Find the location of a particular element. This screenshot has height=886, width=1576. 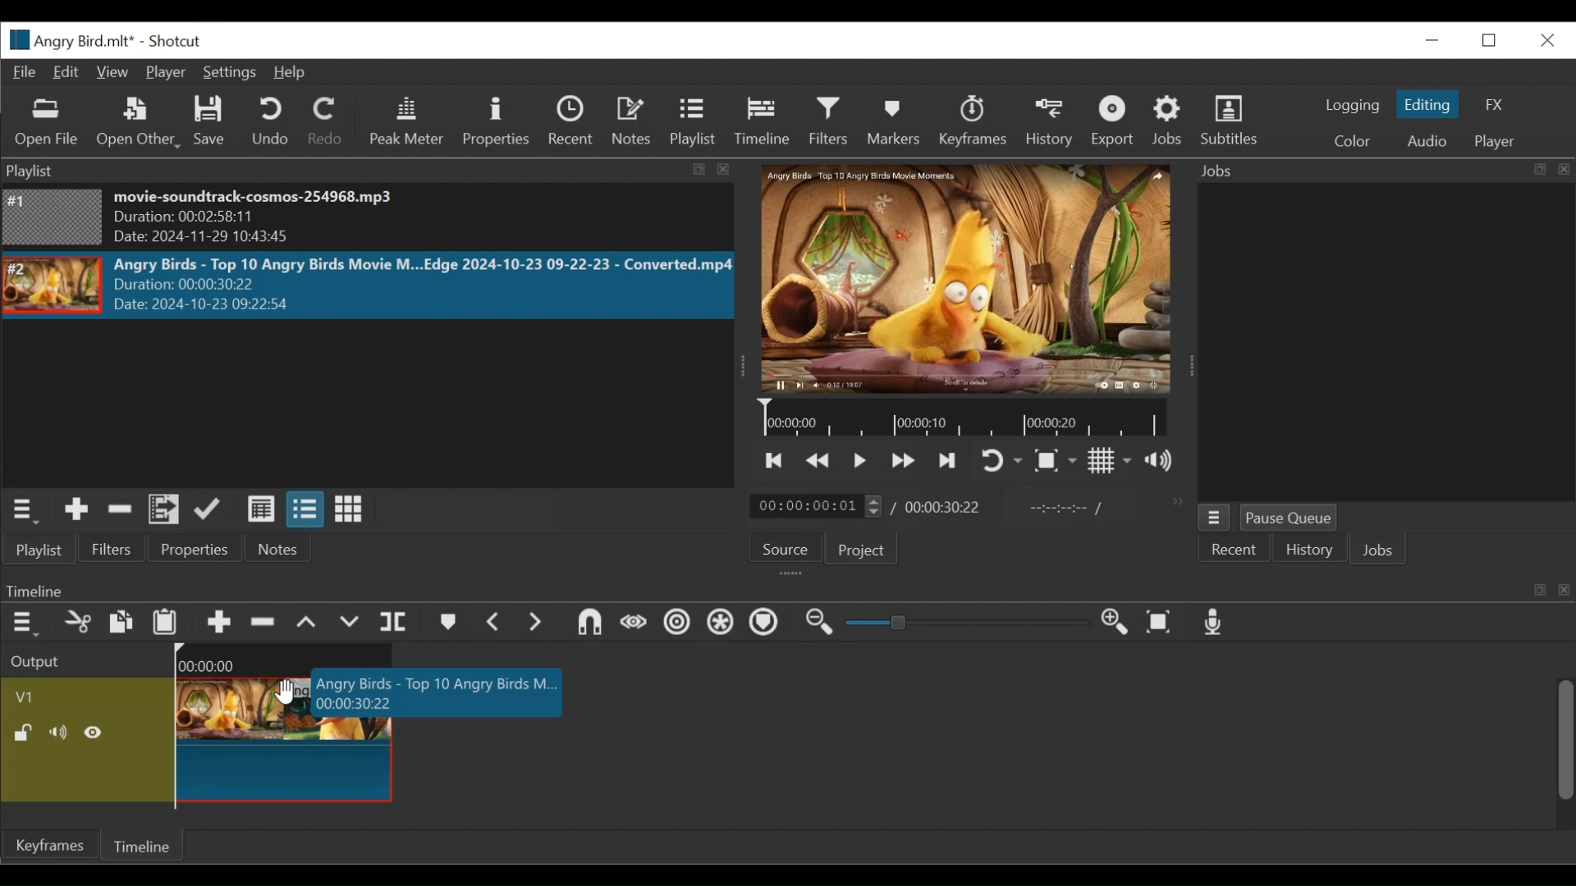

Shotcut is located at coordinates (178, 41).